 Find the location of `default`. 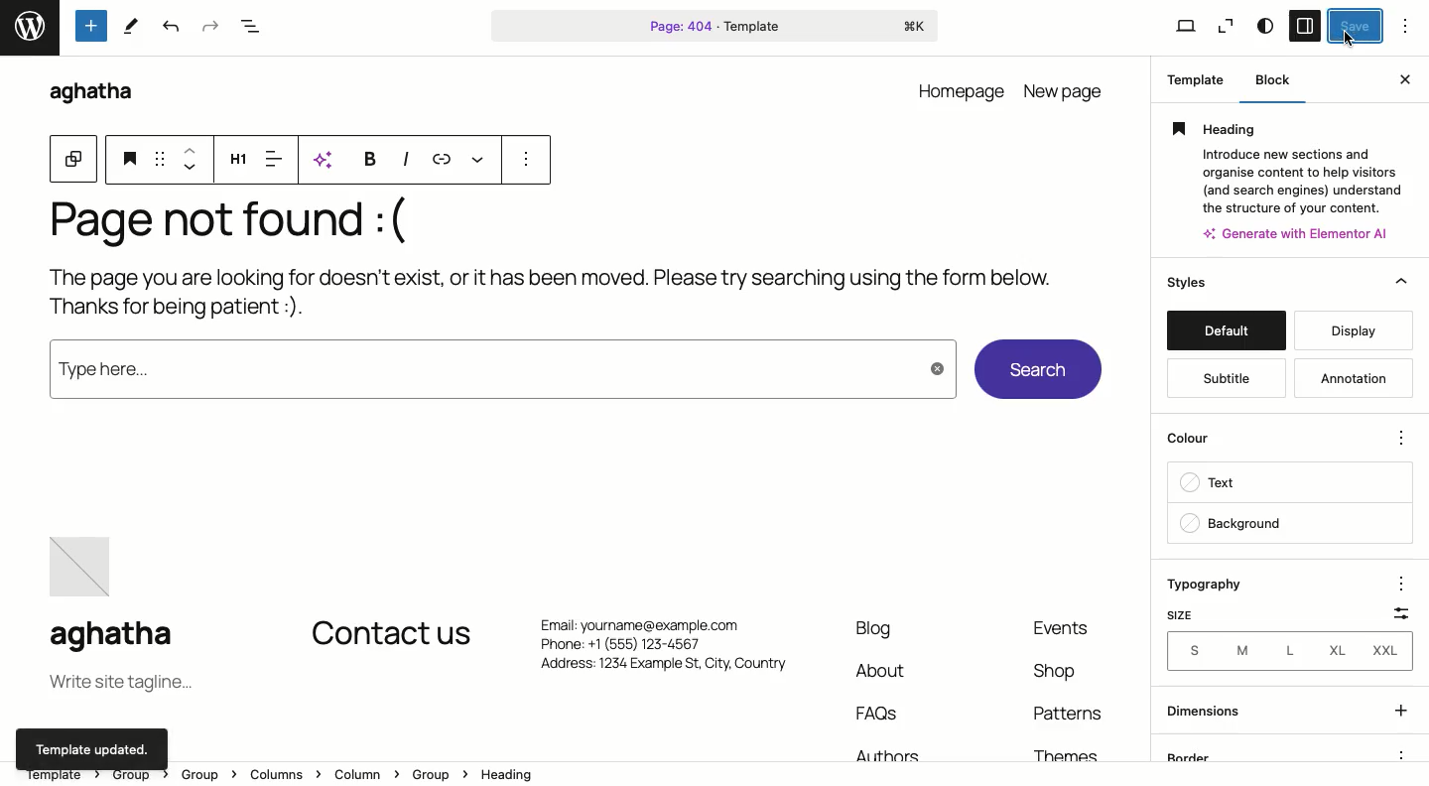

default is located at coordinates (1226, 327).